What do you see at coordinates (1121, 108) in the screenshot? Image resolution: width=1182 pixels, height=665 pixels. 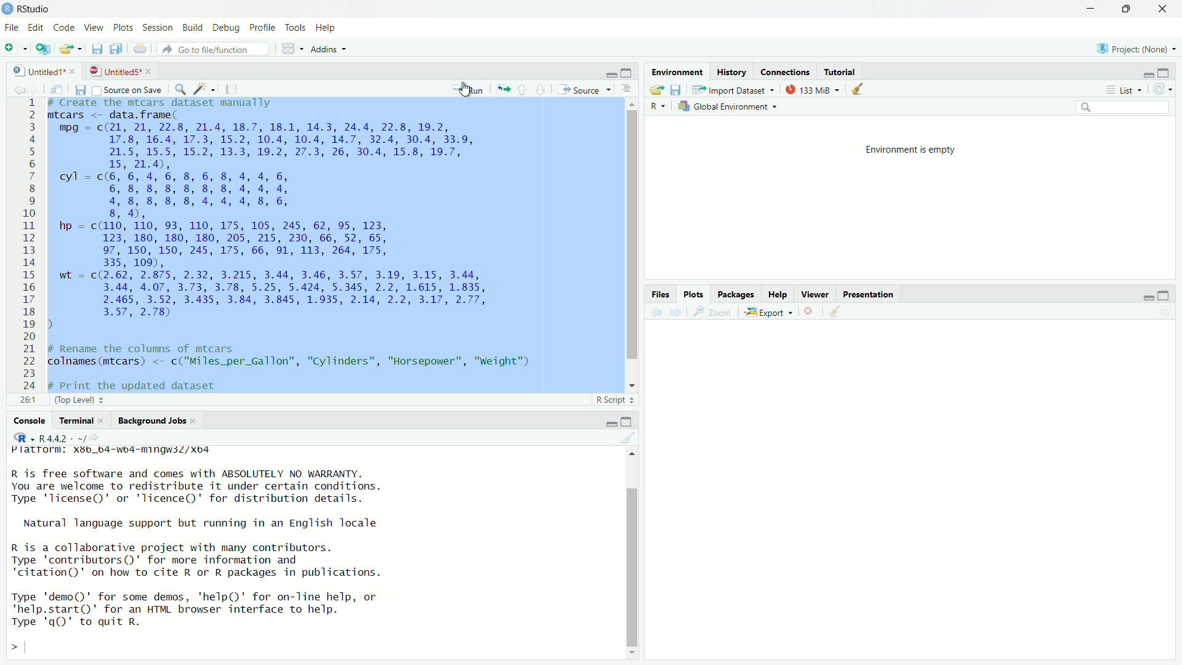 I see `search` at bounding box center [1121, 108].